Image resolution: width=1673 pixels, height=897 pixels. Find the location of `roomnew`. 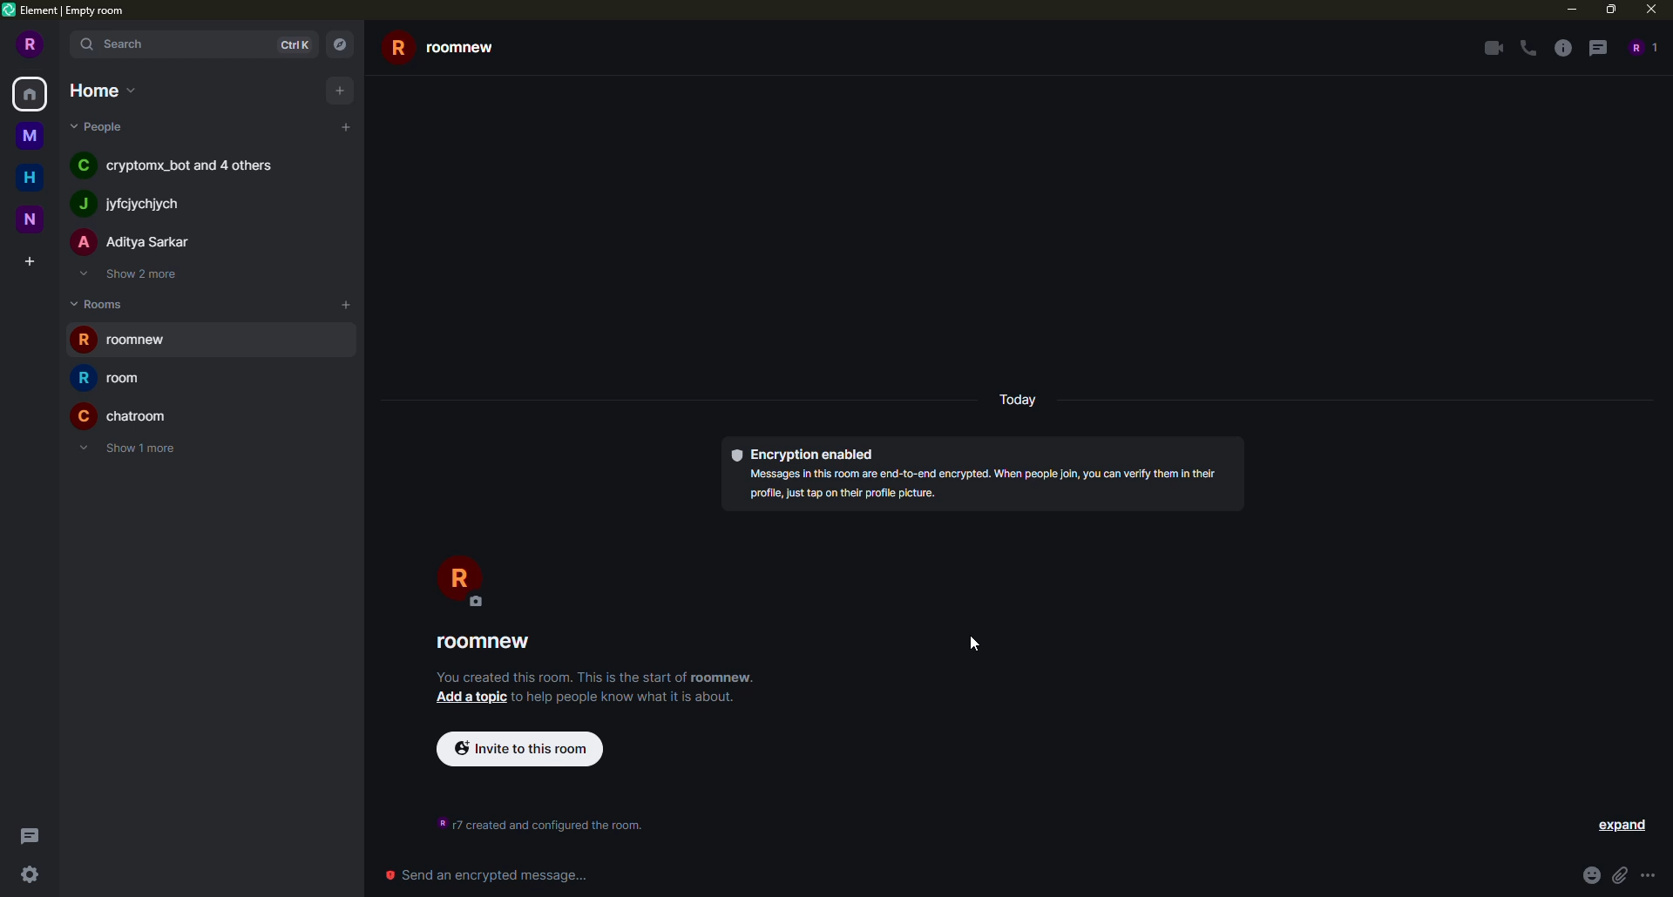

roomnew is located at coordinates (481, 644).